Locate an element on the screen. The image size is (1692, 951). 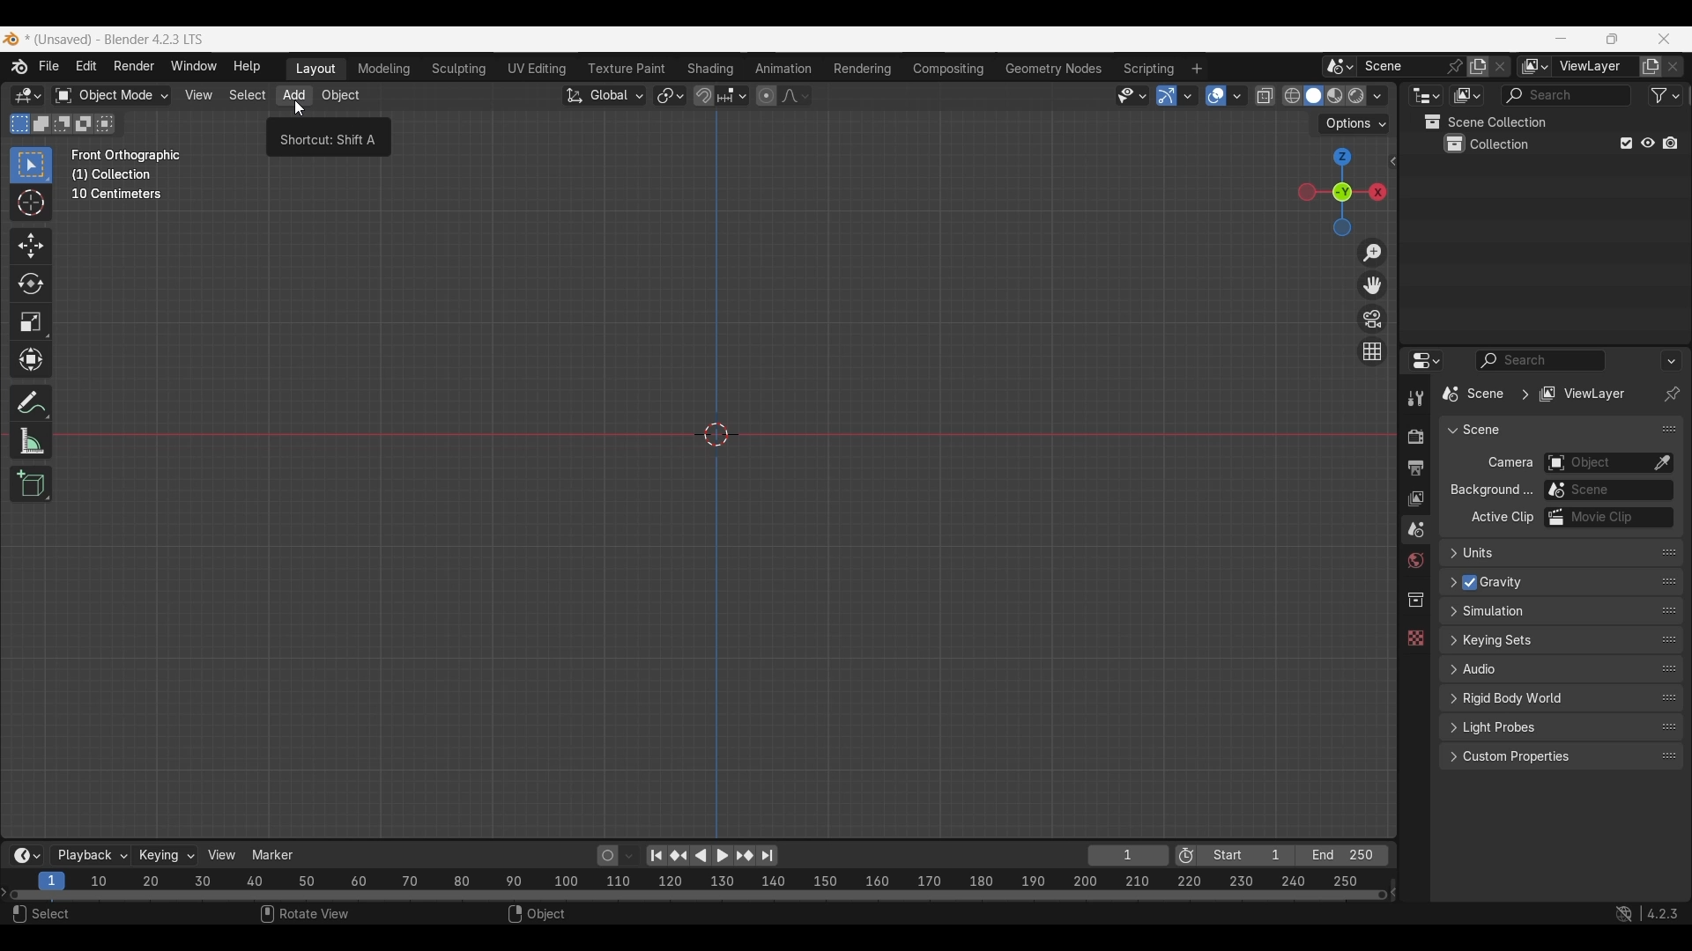
Project and software name is located at coordinates (115, 40).